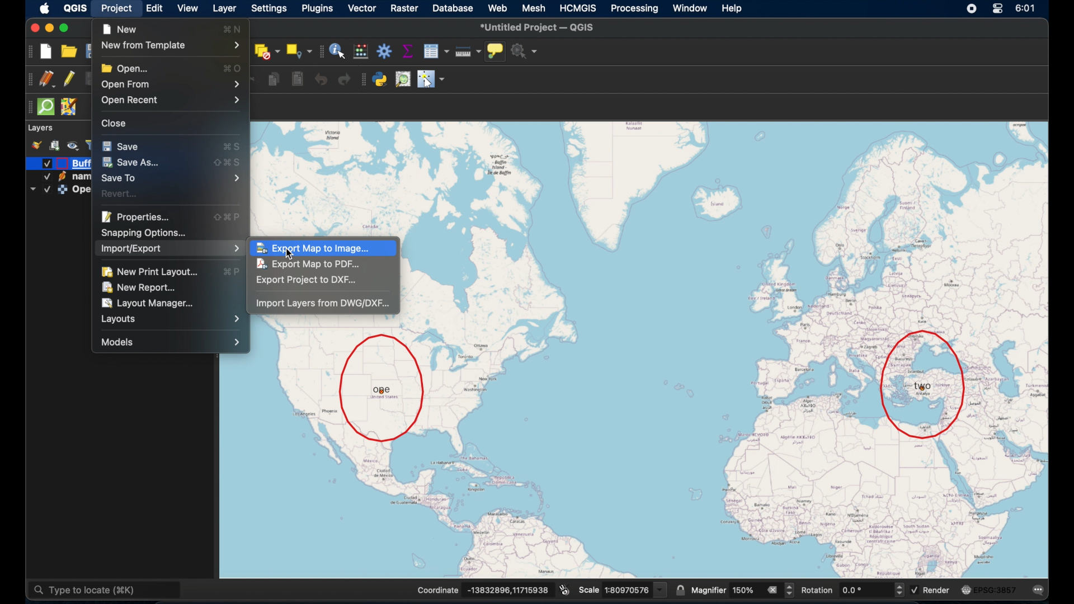 This screenshot has width=1074, height=604. What do you see at coordinates (996, 590) in the screenshot?
I see `EPSG:3875` at bounding box center [996, 590].